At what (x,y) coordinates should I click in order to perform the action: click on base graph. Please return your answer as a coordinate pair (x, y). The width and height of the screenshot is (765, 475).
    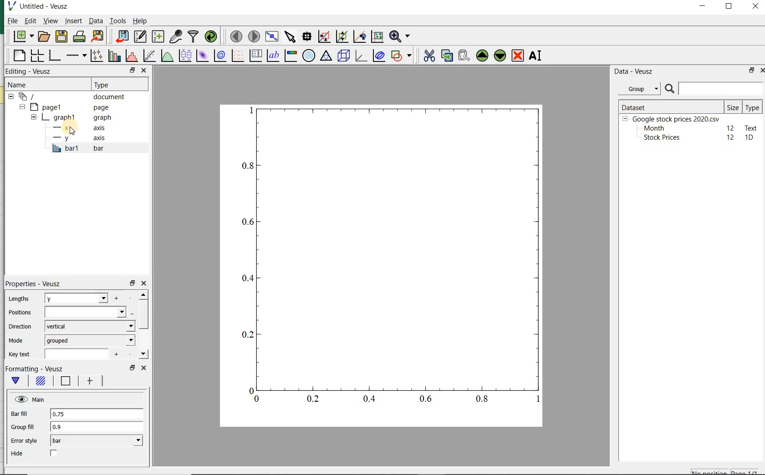
    Looking at the image, I should click on (54, 56).